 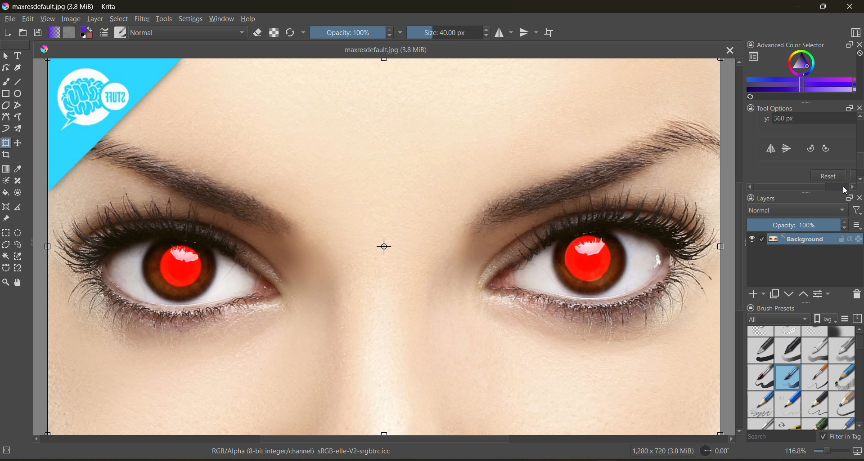 I want to click on tool, so click(x=5, y=219).